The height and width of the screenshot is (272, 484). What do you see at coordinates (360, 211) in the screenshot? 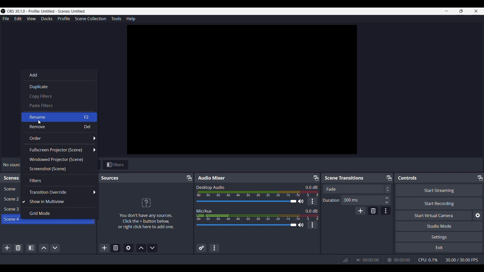
I see `add transition` at bounding box center [360, 211].